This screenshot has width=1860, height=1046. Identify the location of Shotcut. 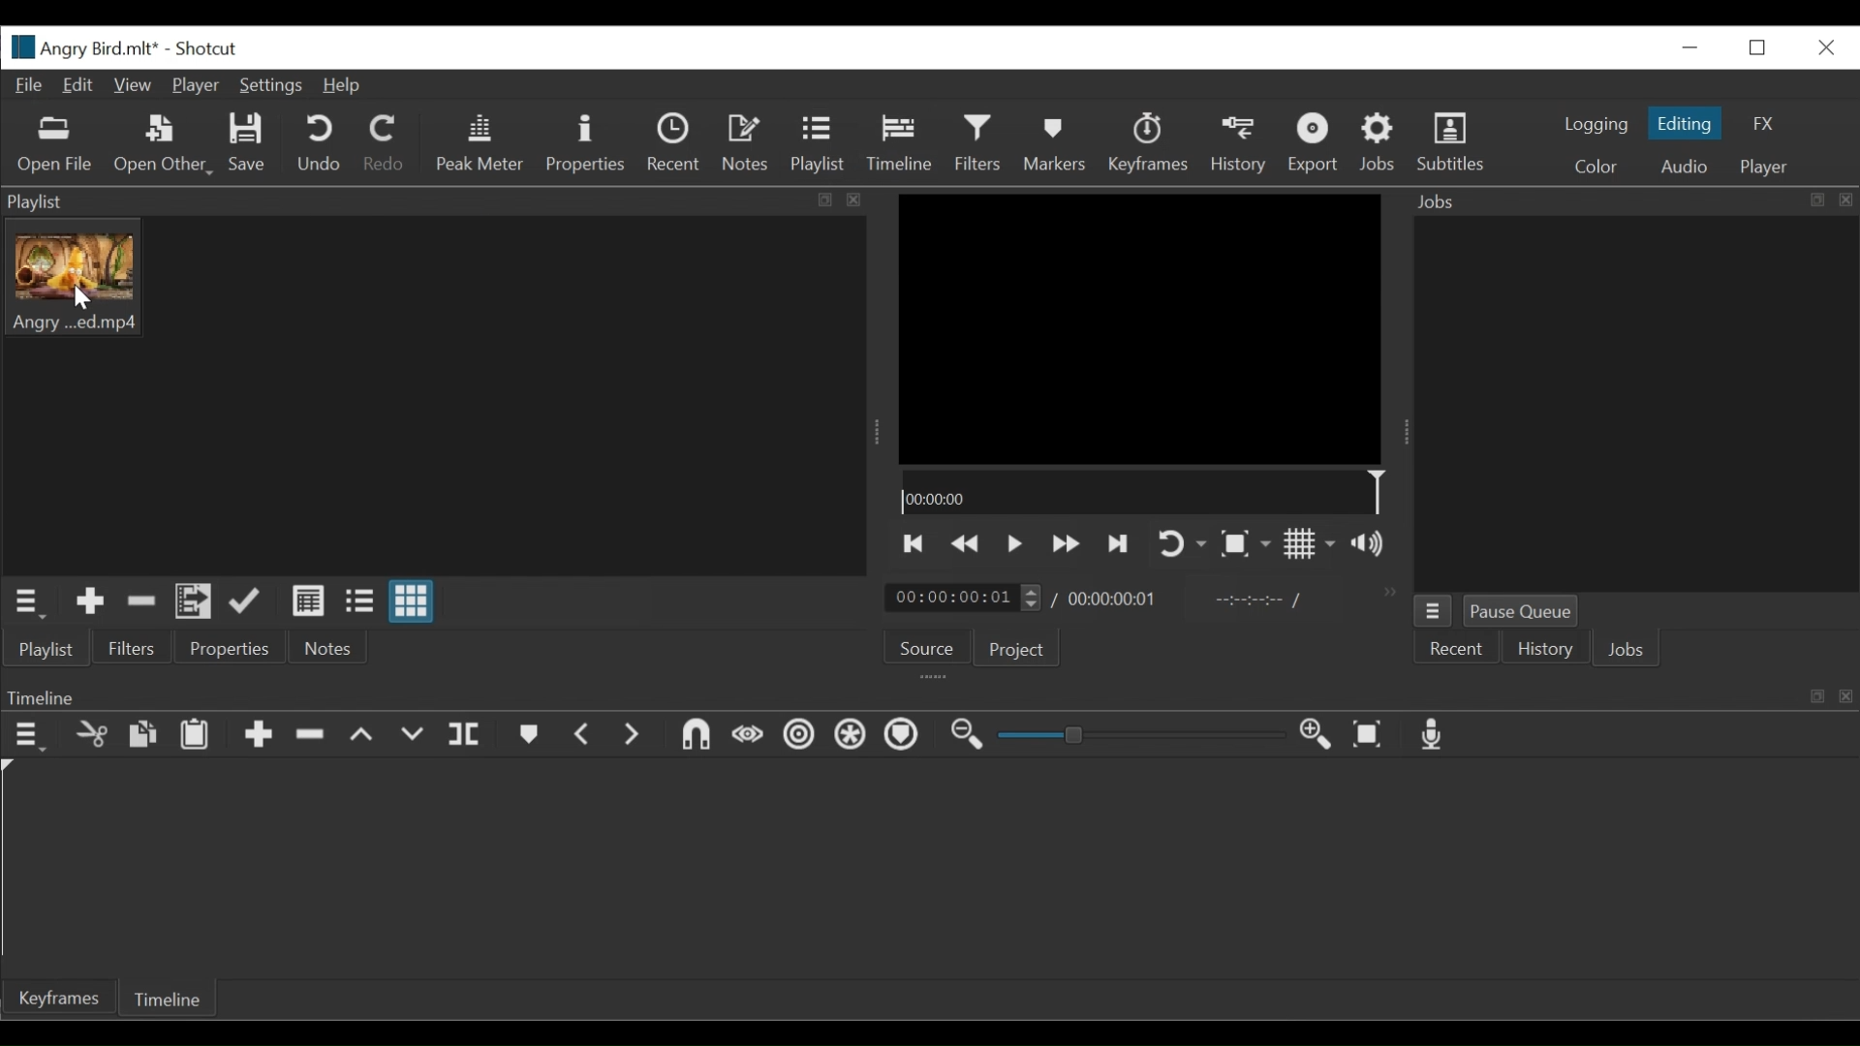
(207, 49).